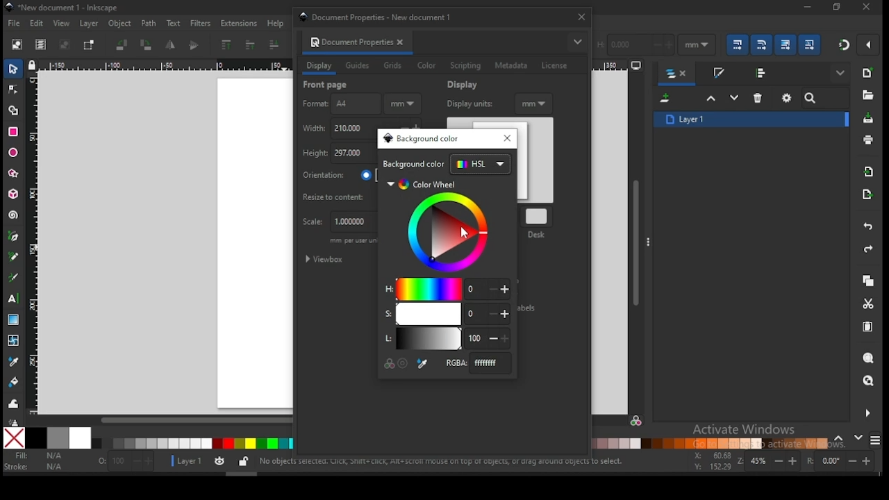  What do you see at coordinates (15, 341) in the screenshot?
I see `mesh tool` at bounding box center [15, 341].